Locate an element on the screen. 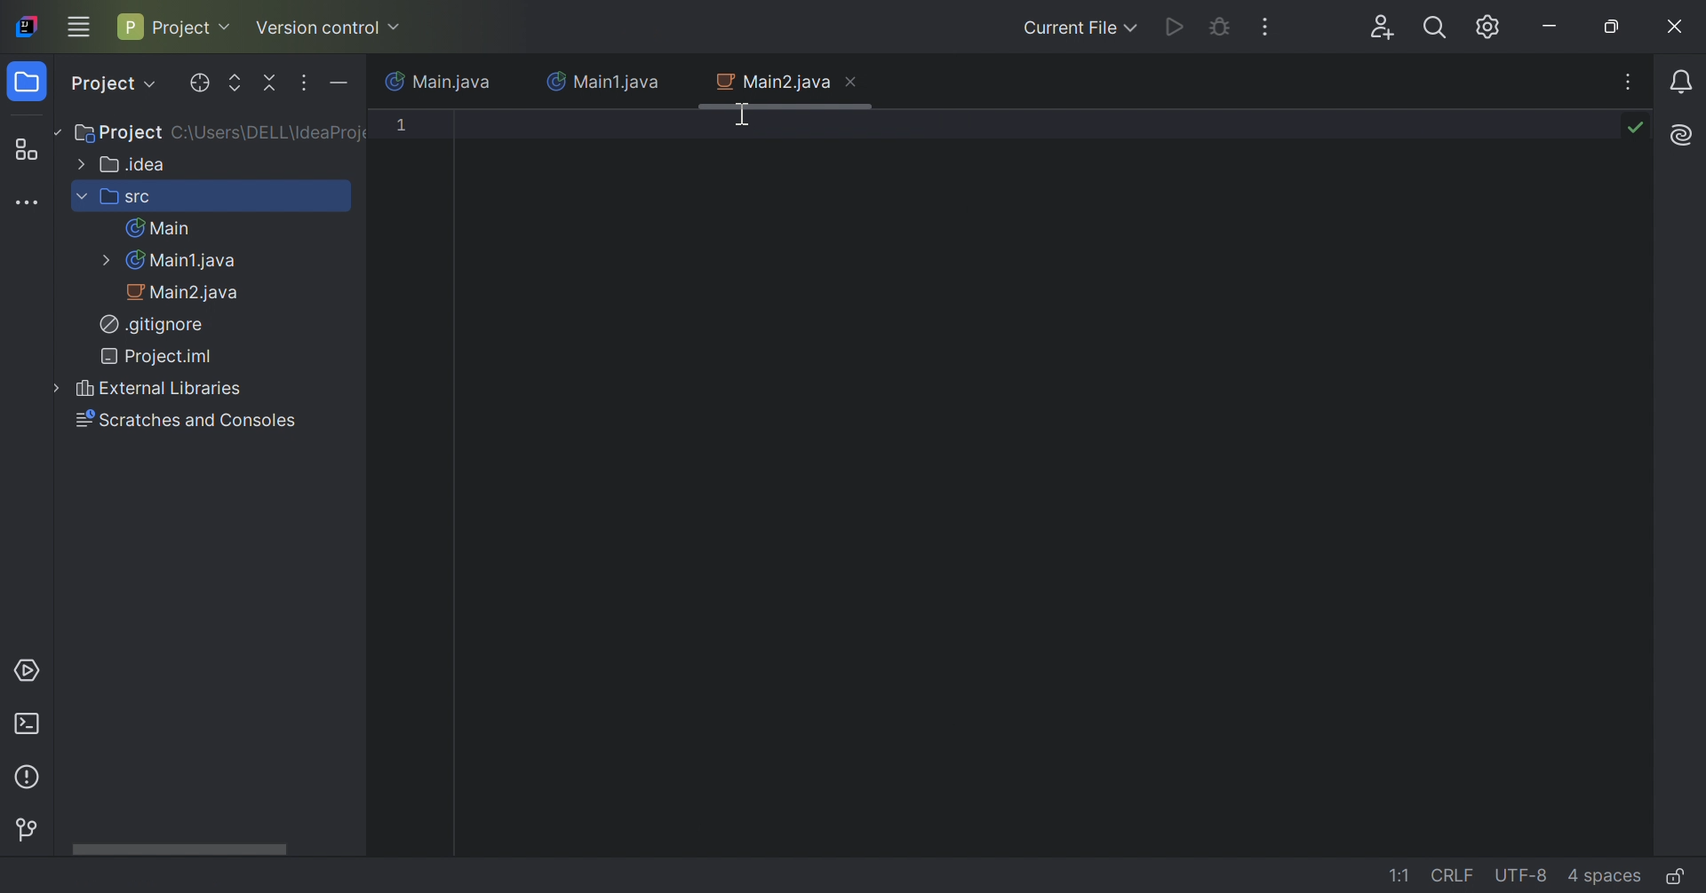 The image size is (1706, 893). Icon is located at coordinates (25, 26).